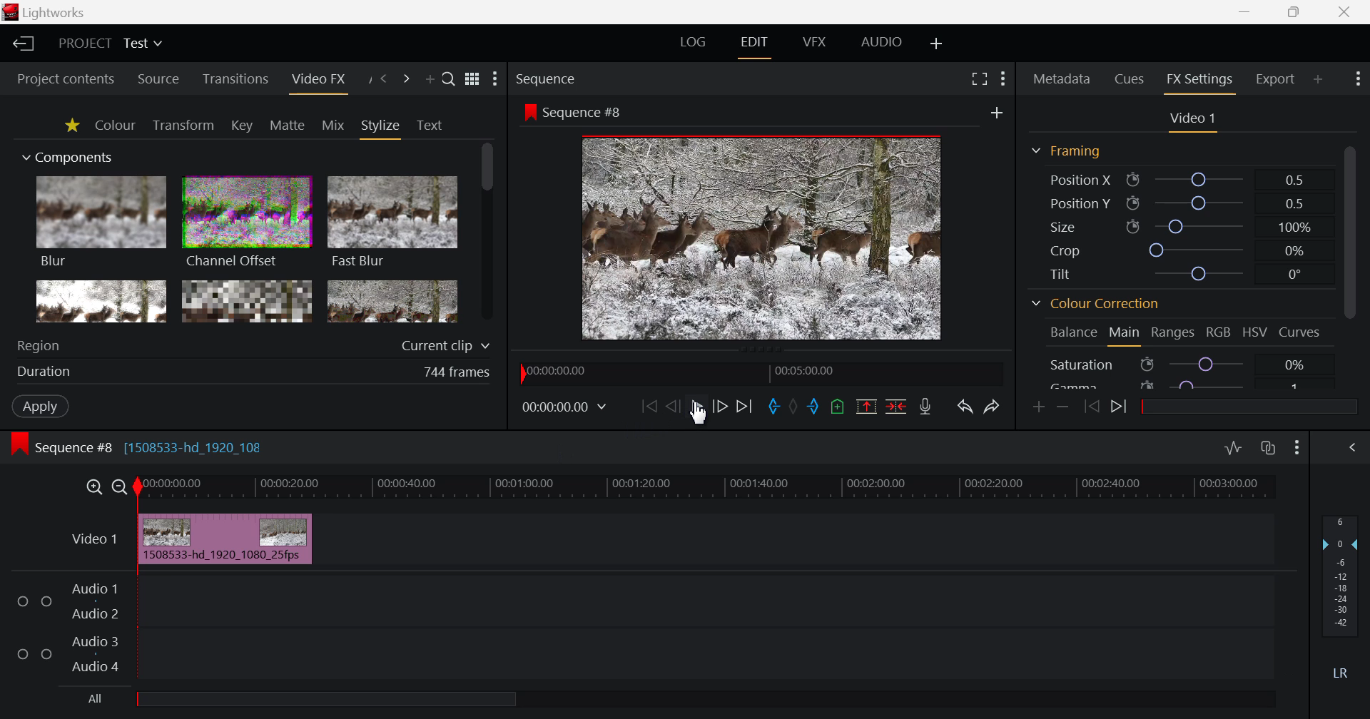  I want to click on Show Settings, so click(1003, 81).